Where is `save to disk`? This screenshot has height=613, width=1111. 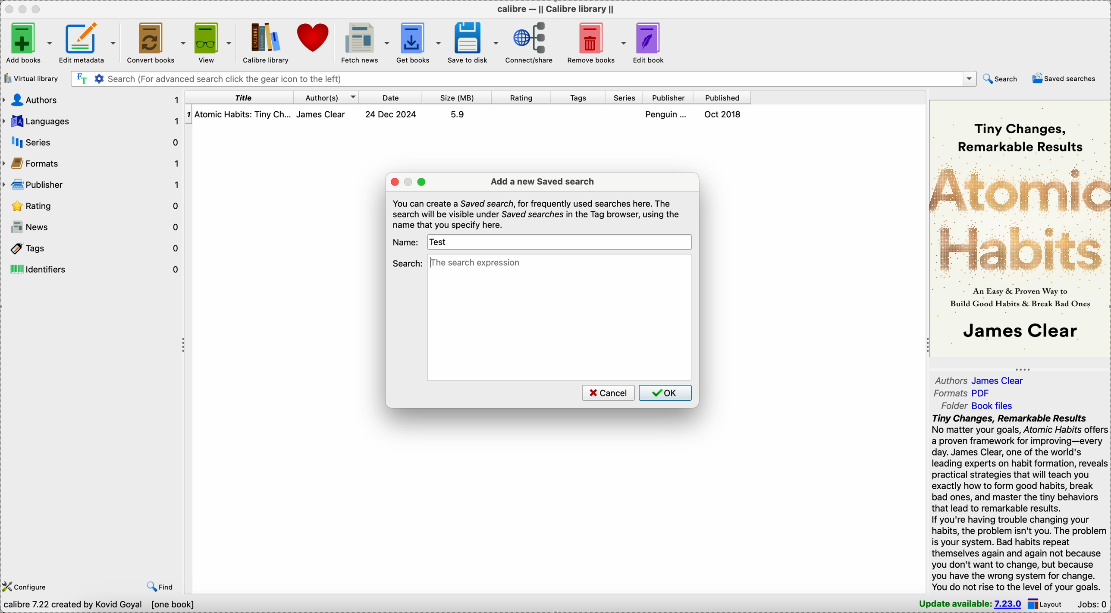 save to disk is located at coordinates (475, 42).